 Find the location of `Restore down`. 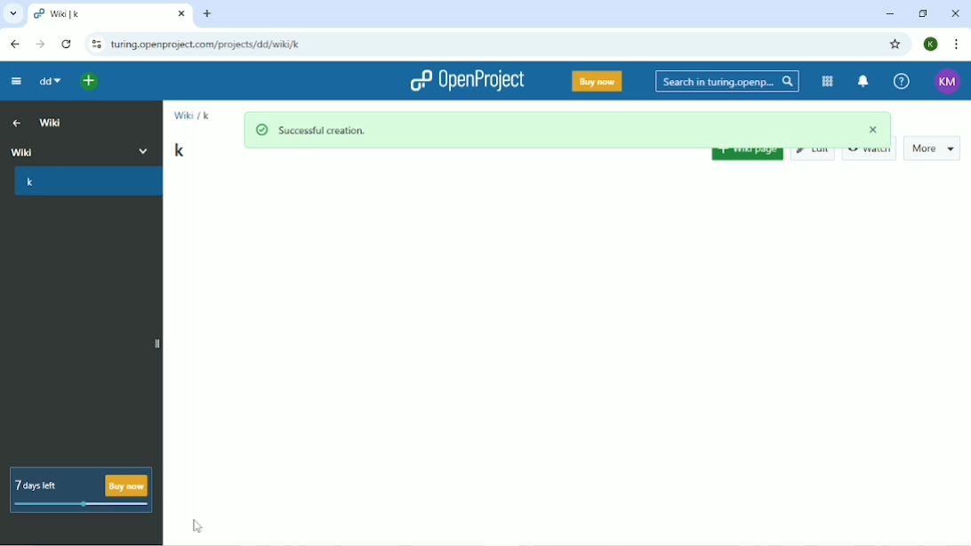

Restore down is located at coordinates (921, 13).